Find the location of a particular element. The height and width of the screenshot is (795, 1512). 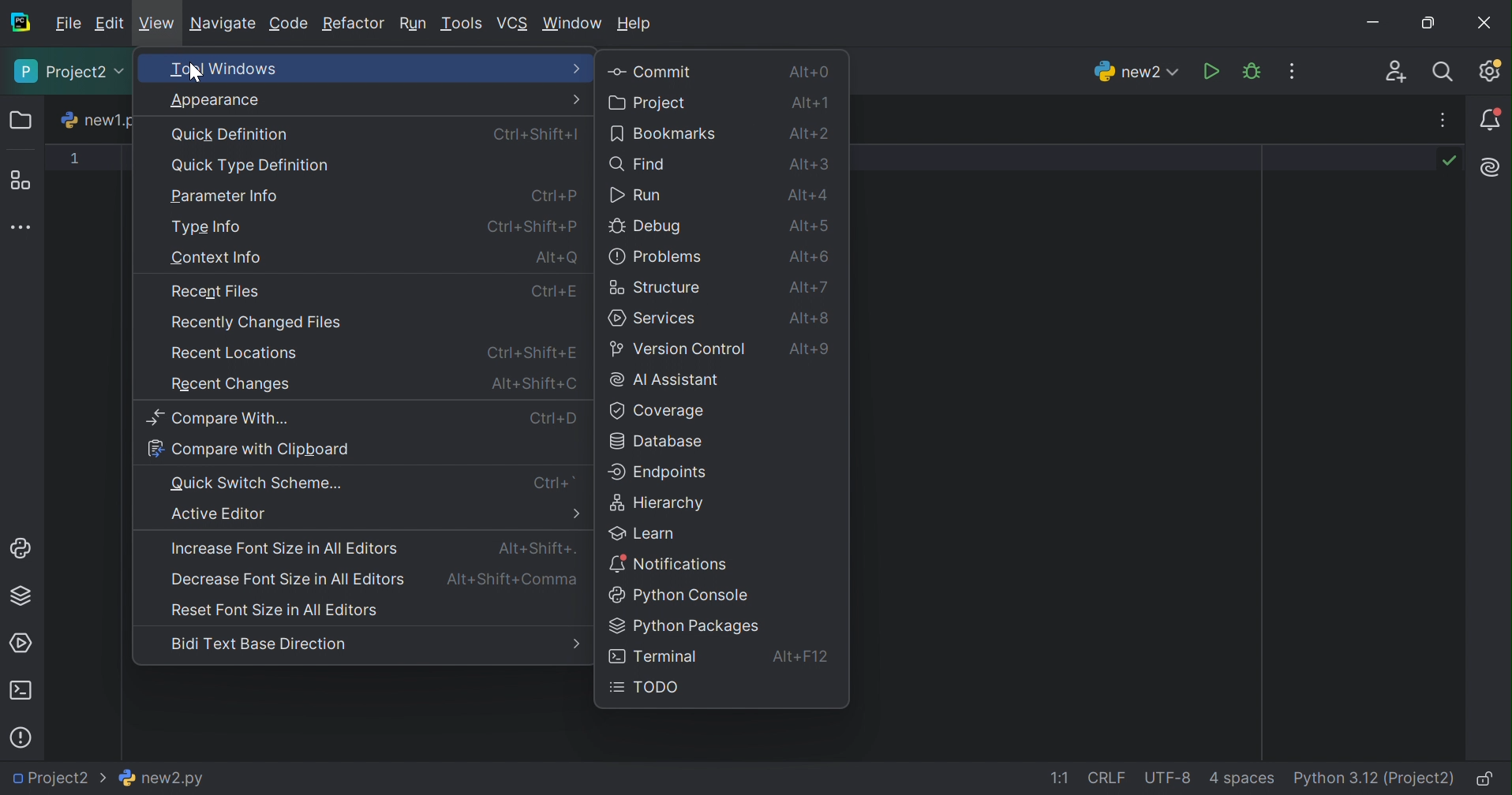

File is located at coordinates (65, 22).